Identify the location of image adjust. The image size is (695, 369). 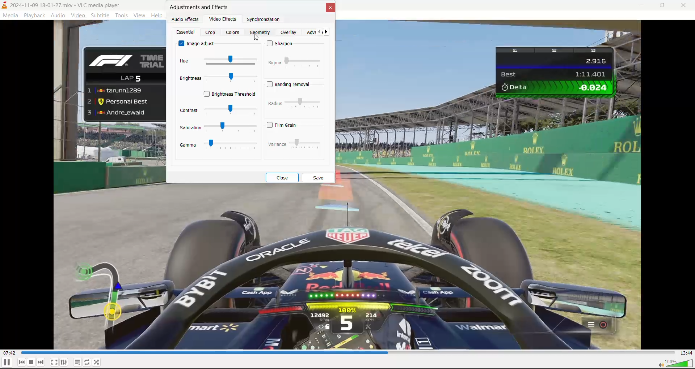
(198, 43).